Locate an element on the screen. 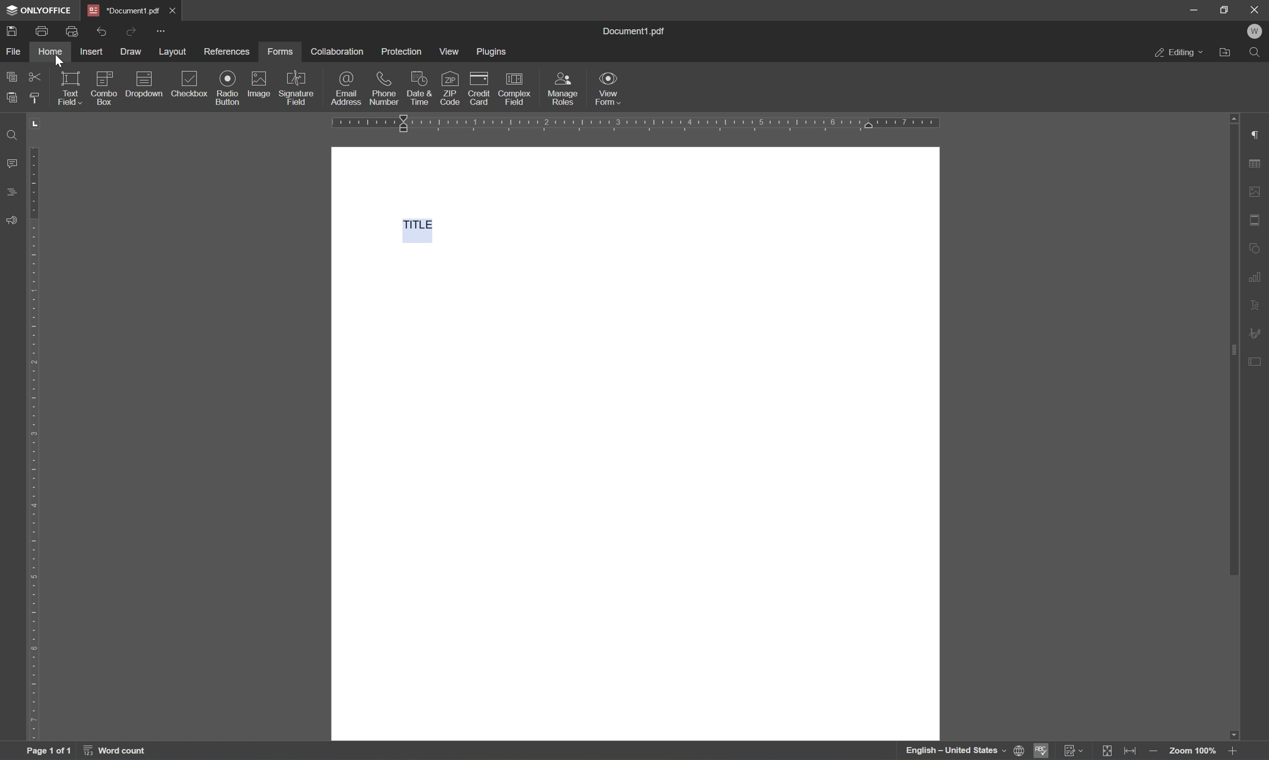 Image resolution: width=1269 pixels, height=760 pixels. spell checking is located at coordinates (1042, 751).